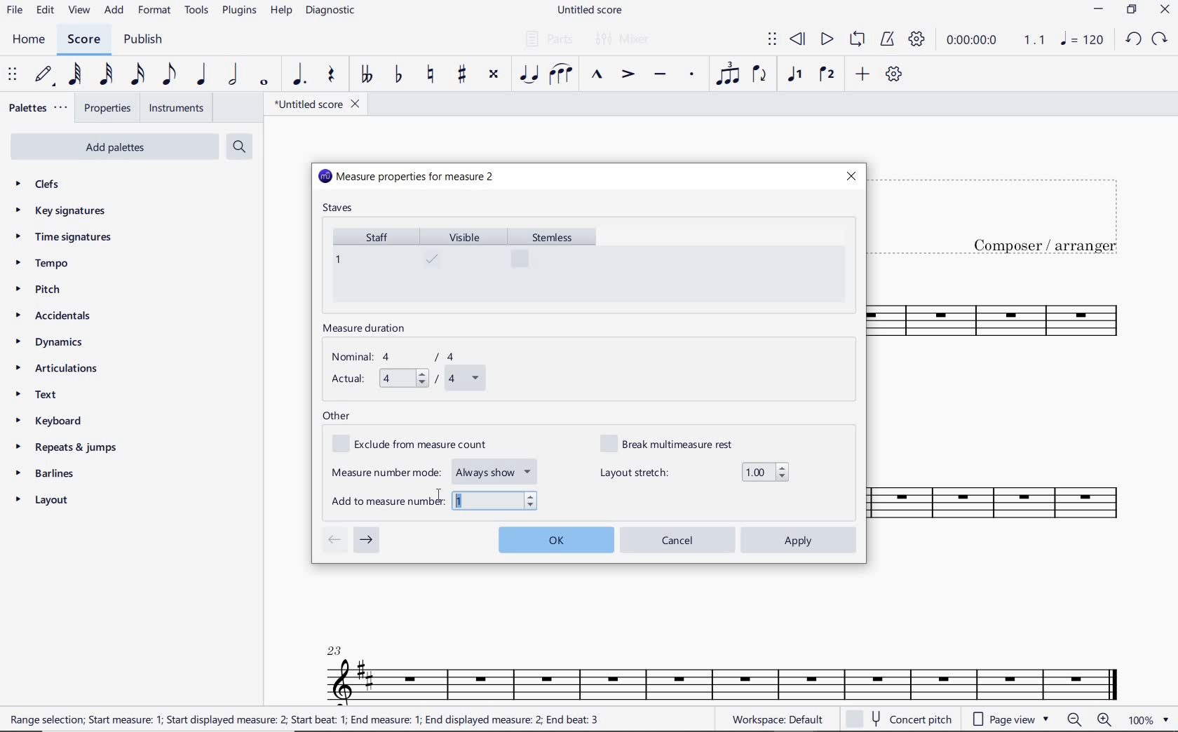 This screenshot has width=1178, height=732. Describe the element at coordinates (659, 76) in the screenshot. I see `TENUTO` at that location.